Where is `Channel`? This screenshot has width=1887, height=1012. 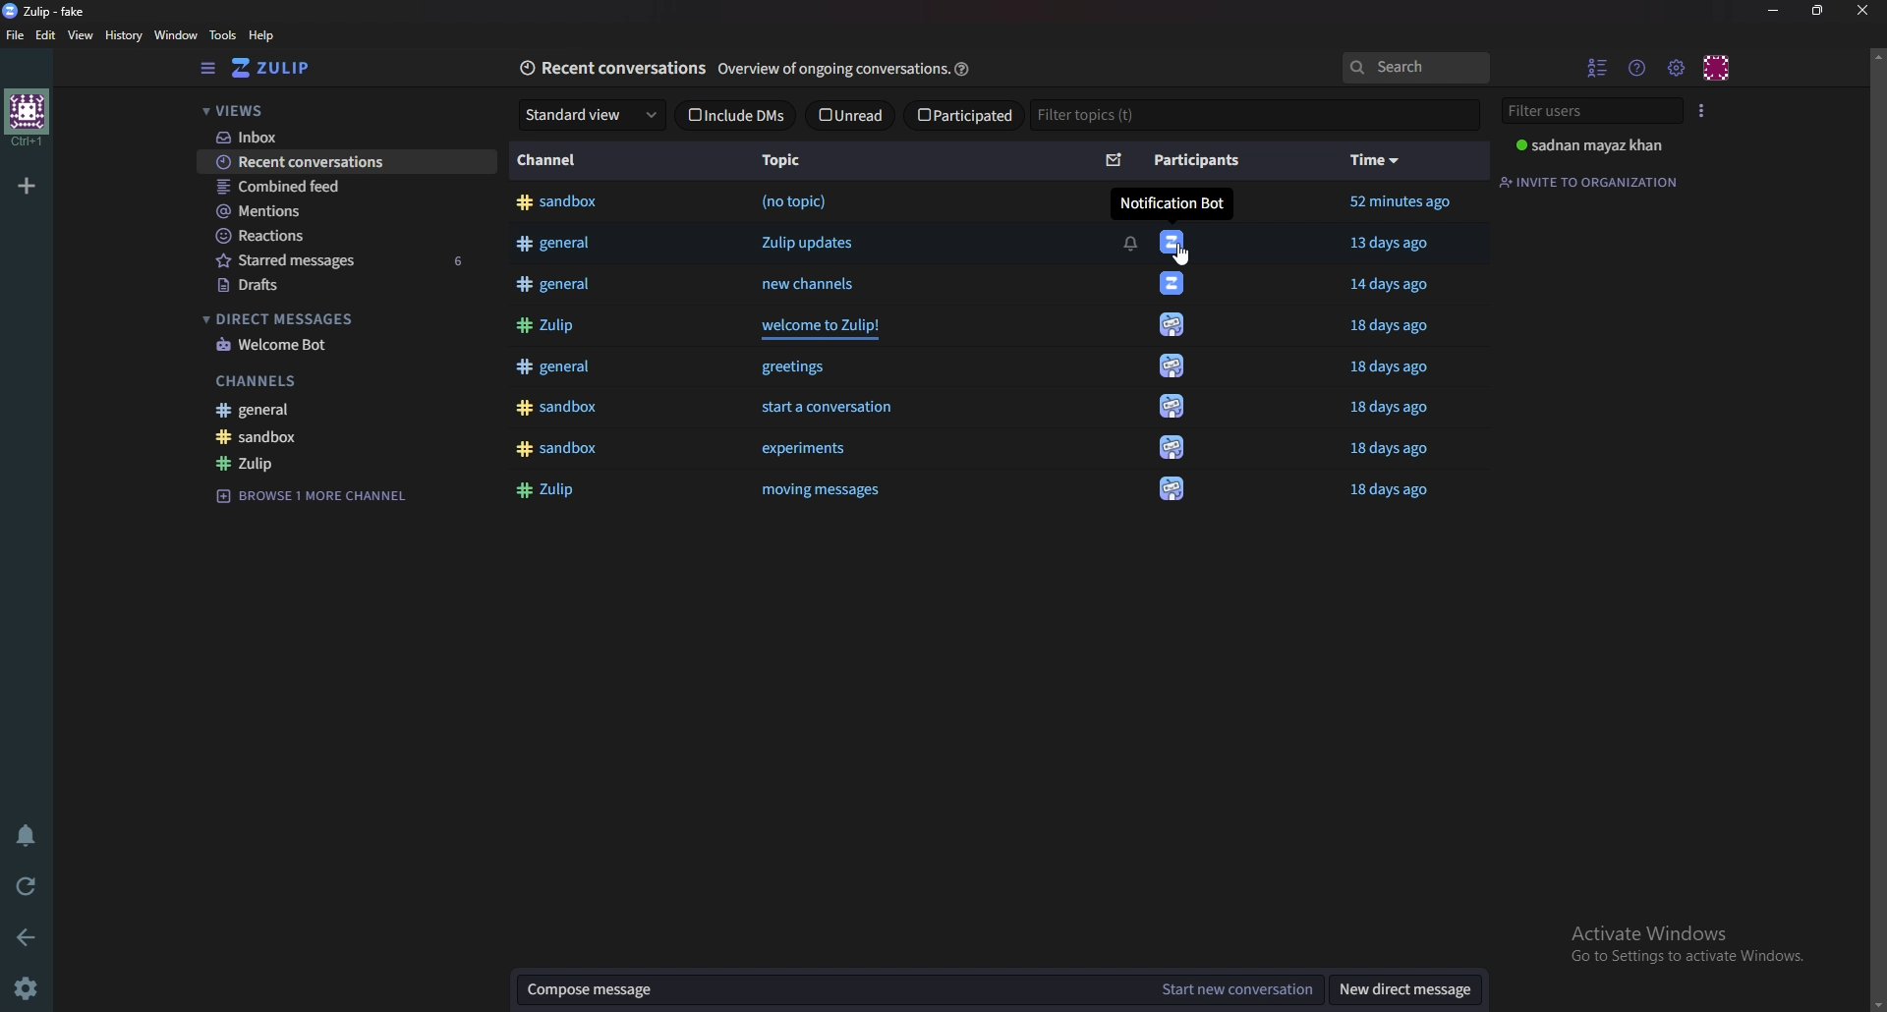
Channel is located at coordinates (552, 160).